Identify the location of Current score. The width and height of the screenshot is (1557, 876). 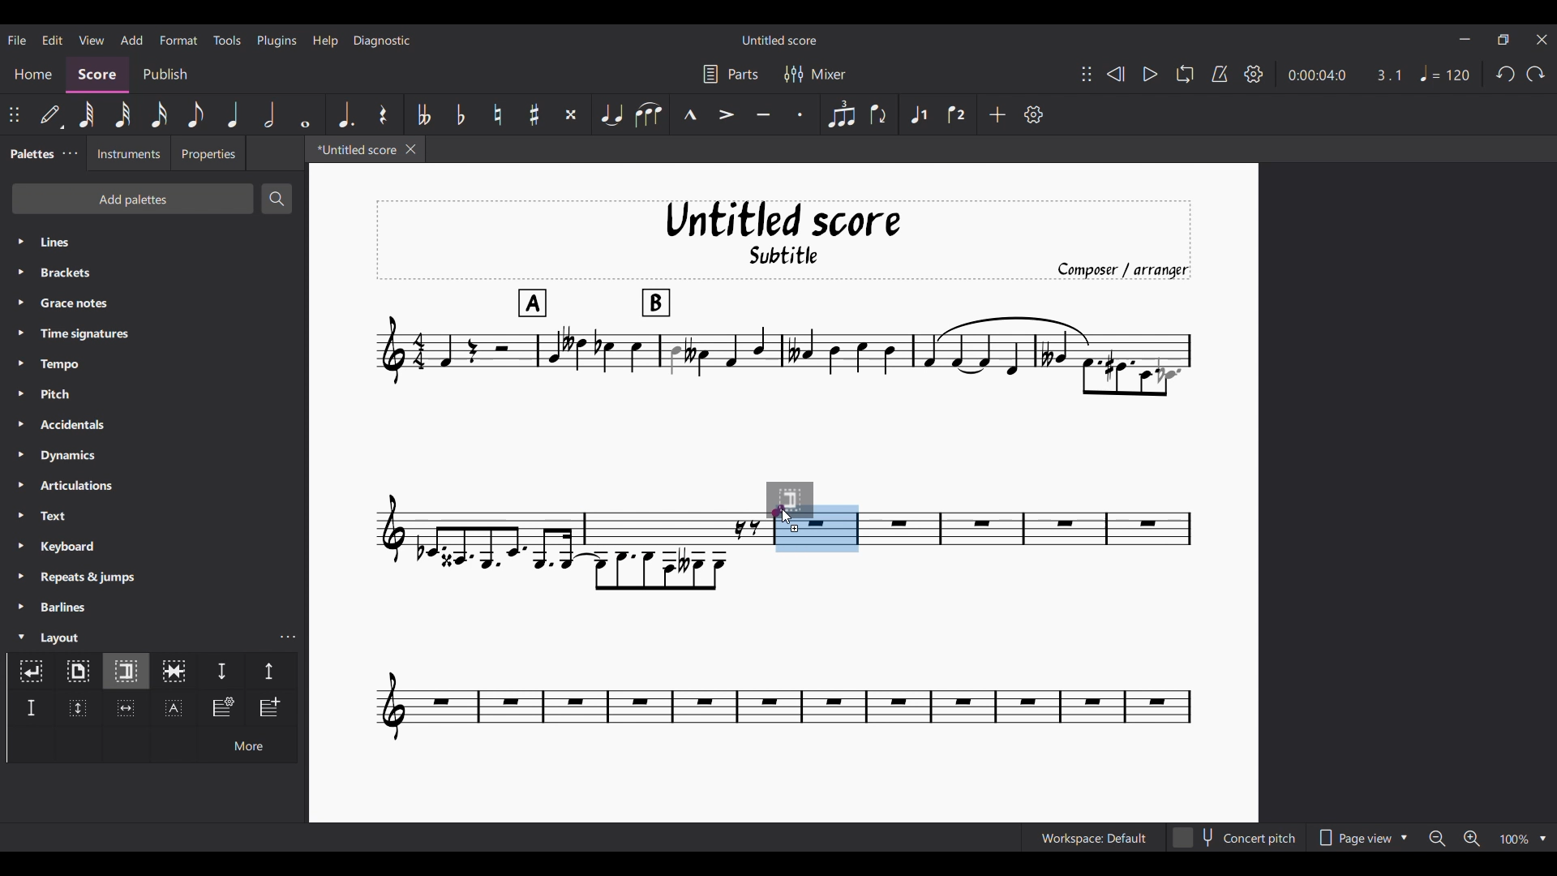
(1027, 517).